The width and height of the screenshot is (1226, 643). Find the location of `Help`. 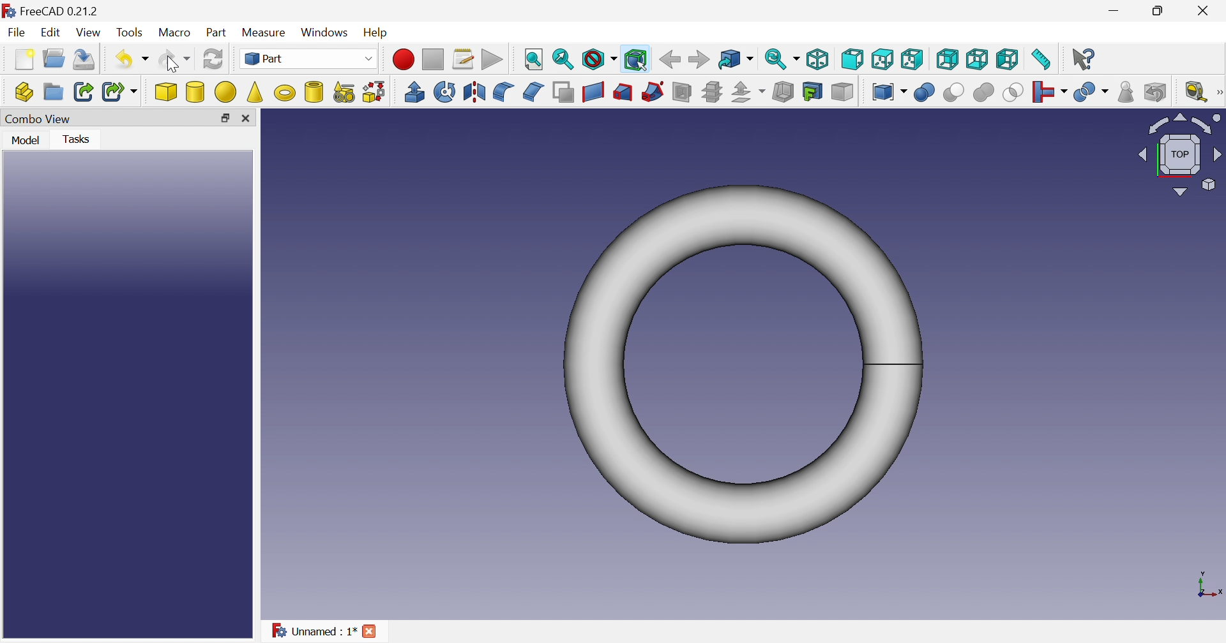

Help is located at coordinates (375, 33).